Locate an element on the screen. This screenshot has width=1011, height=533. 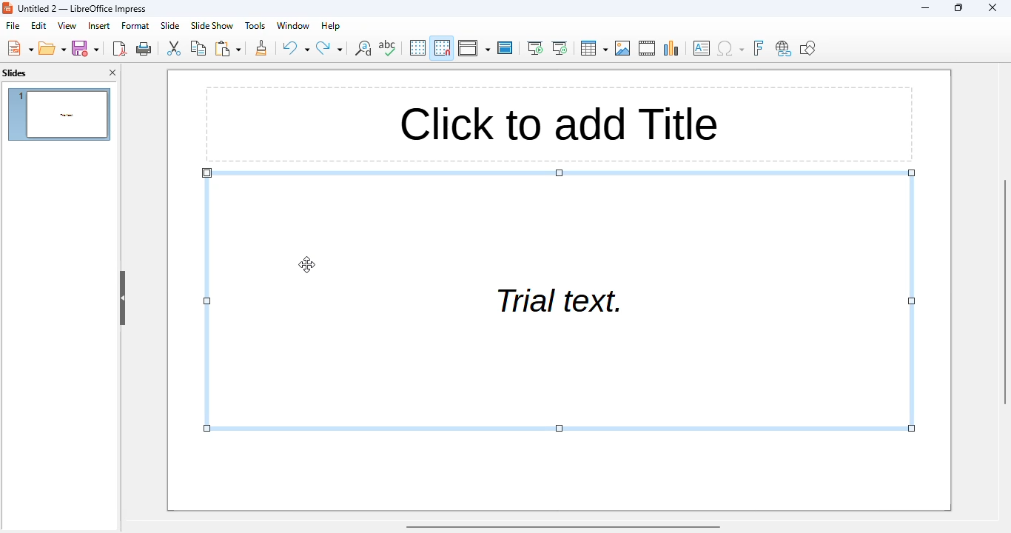
cut is located at coordinates (173, 48).